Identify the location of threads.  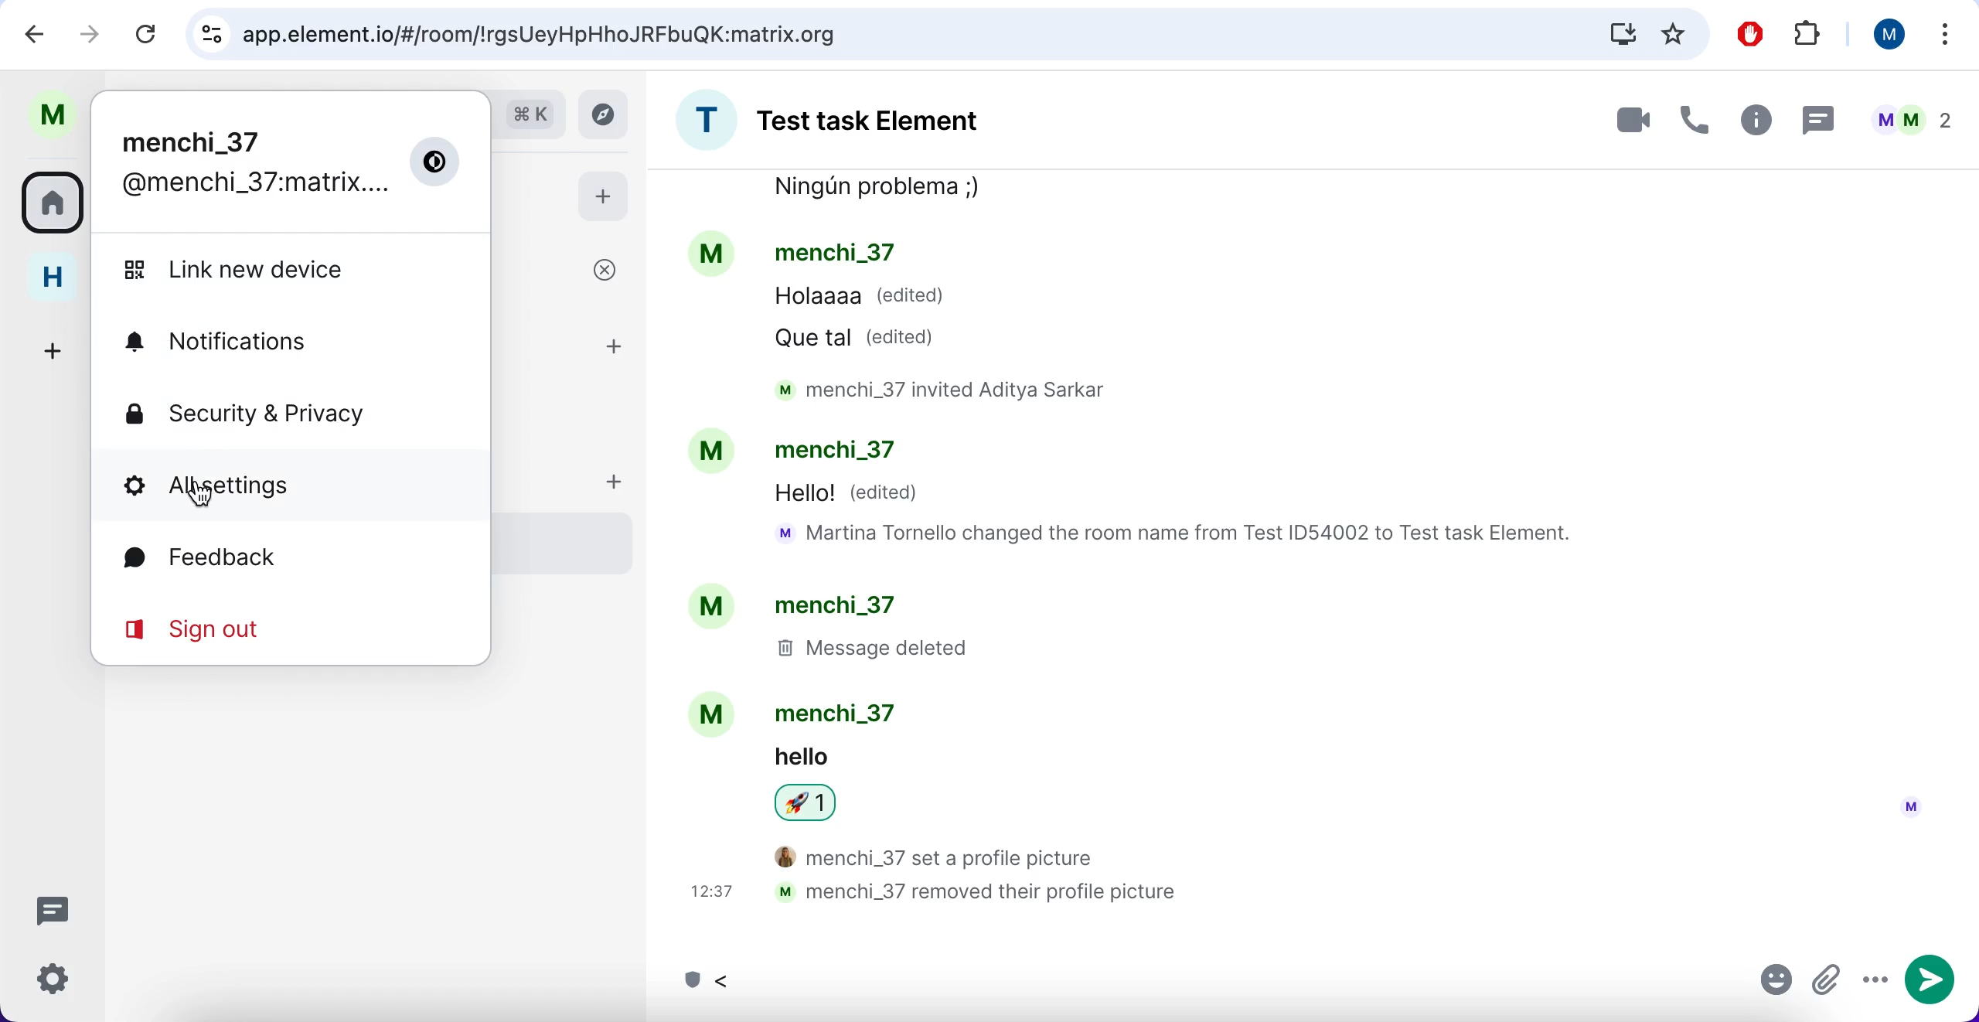
(1820, 121).